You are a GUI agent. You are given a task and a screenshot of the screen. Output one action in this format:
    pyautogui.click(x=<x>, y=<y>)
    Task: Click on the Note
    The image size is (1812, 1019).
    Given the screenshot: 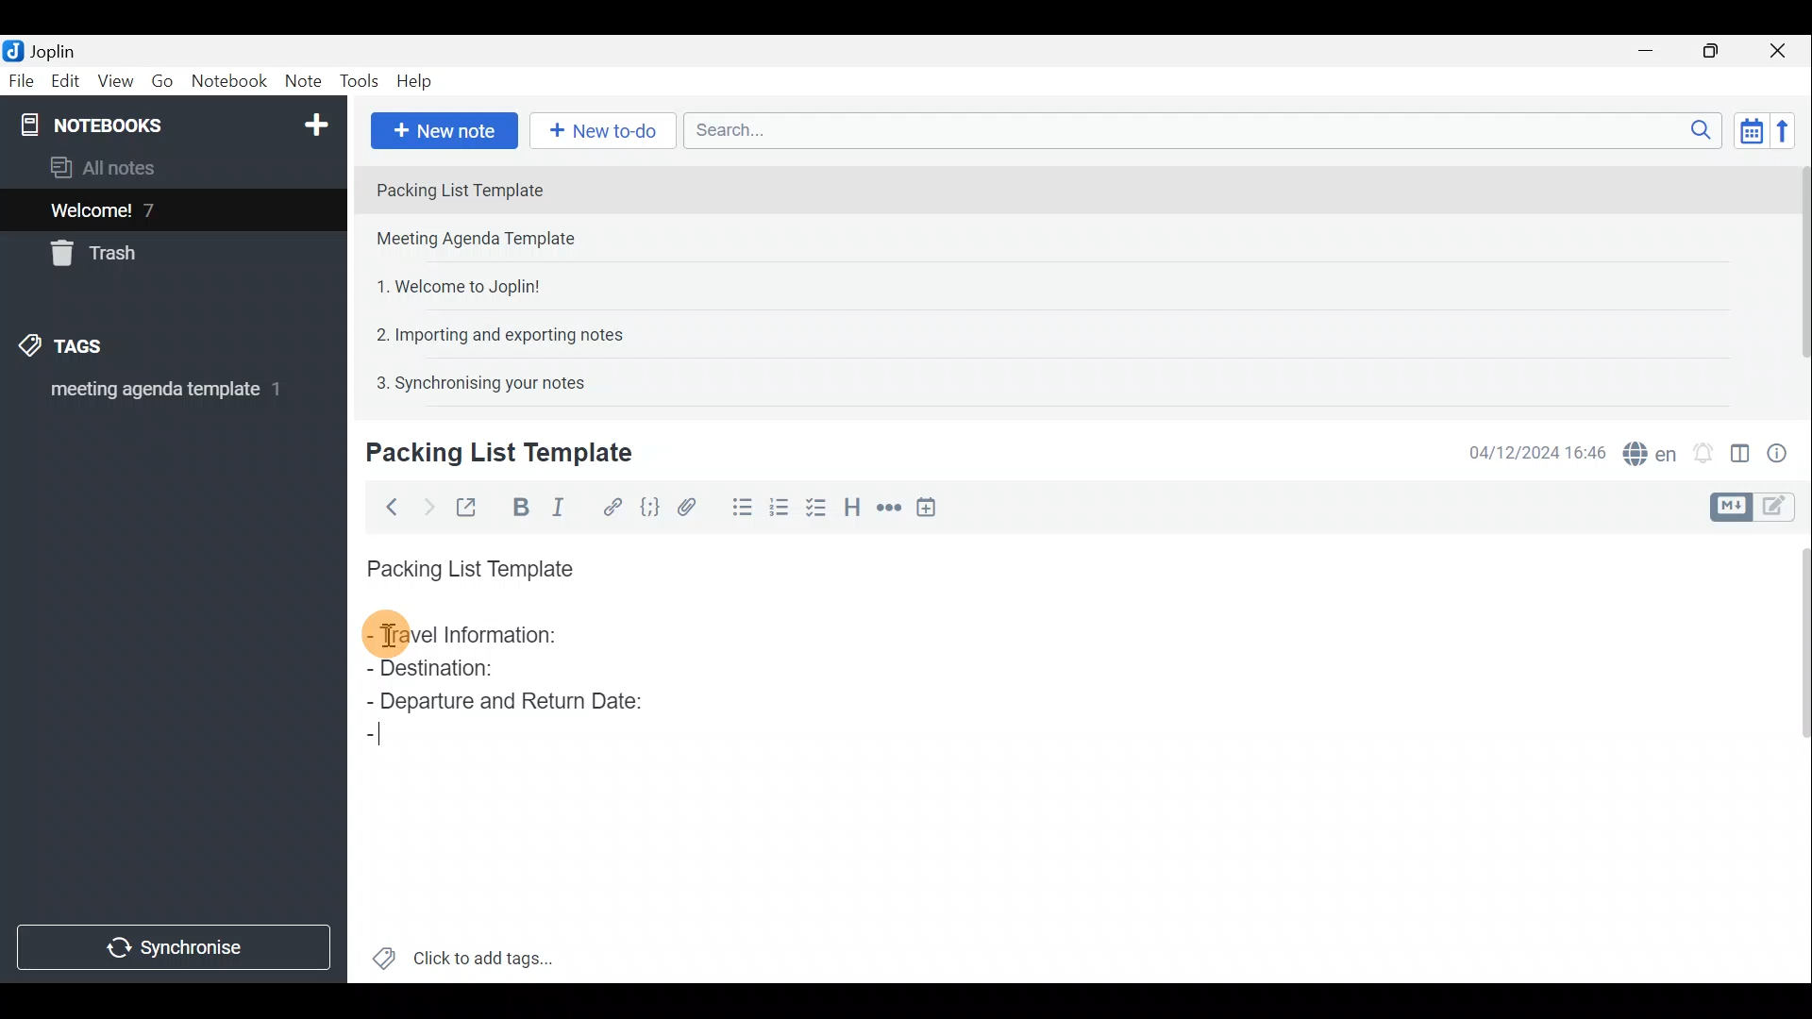 What is the action you would take?
    pyautogui.click(x=302, y=82)
    